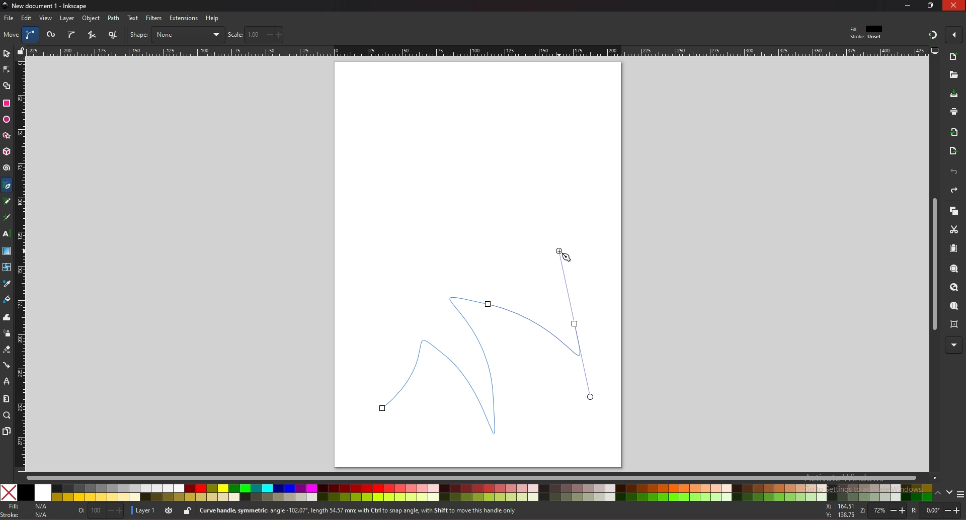 This screenshot has height=520, width=966. I want to click on redo, so click(954, 190).